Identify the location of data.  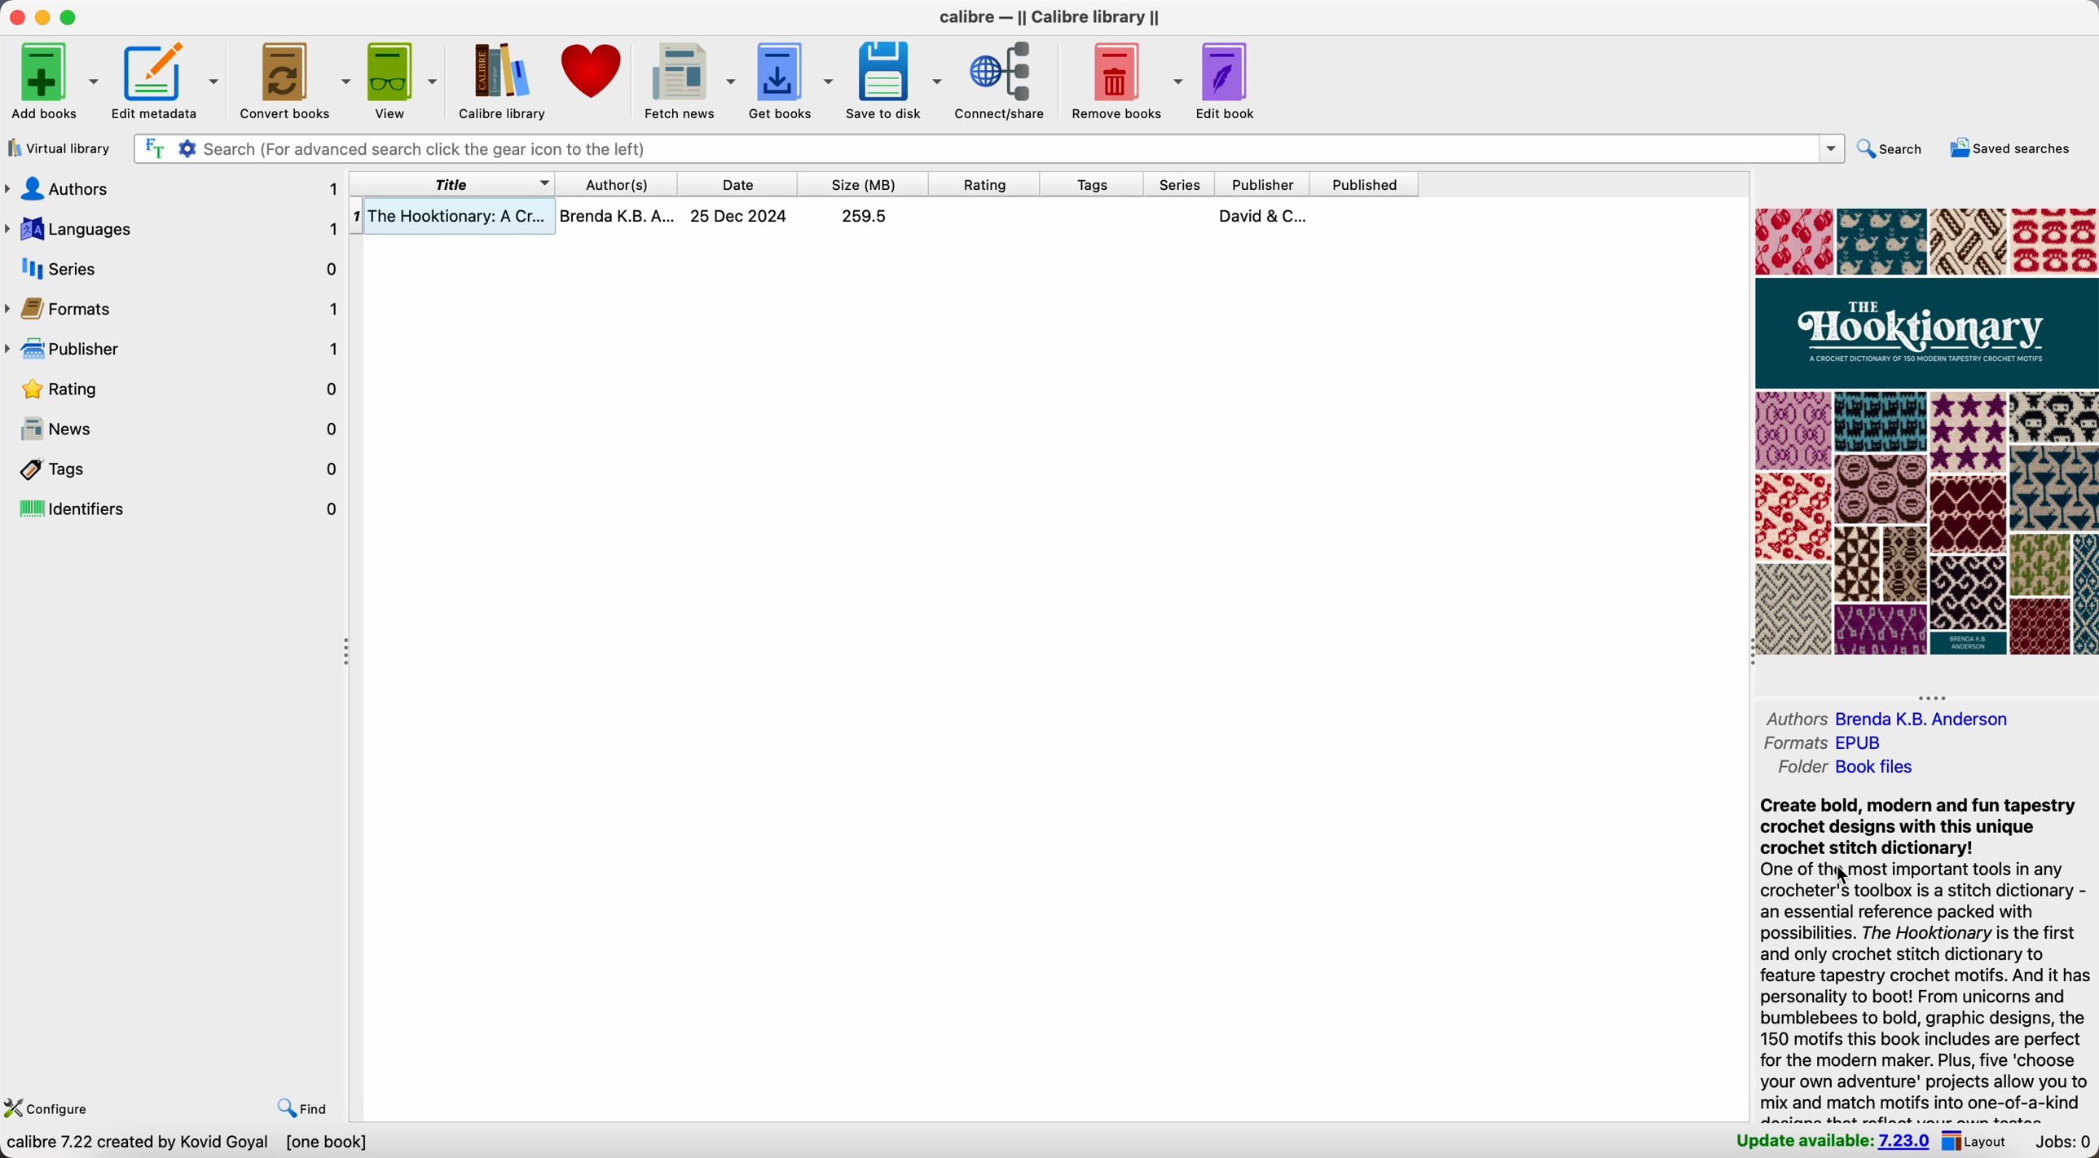
(191, 1145).